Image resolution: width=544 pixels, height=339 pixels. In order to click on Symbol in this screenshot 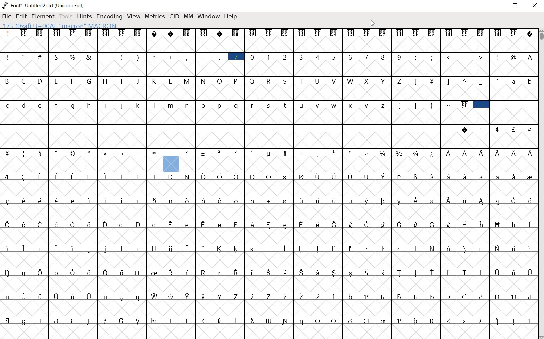, I will do `click(154, 249)`.